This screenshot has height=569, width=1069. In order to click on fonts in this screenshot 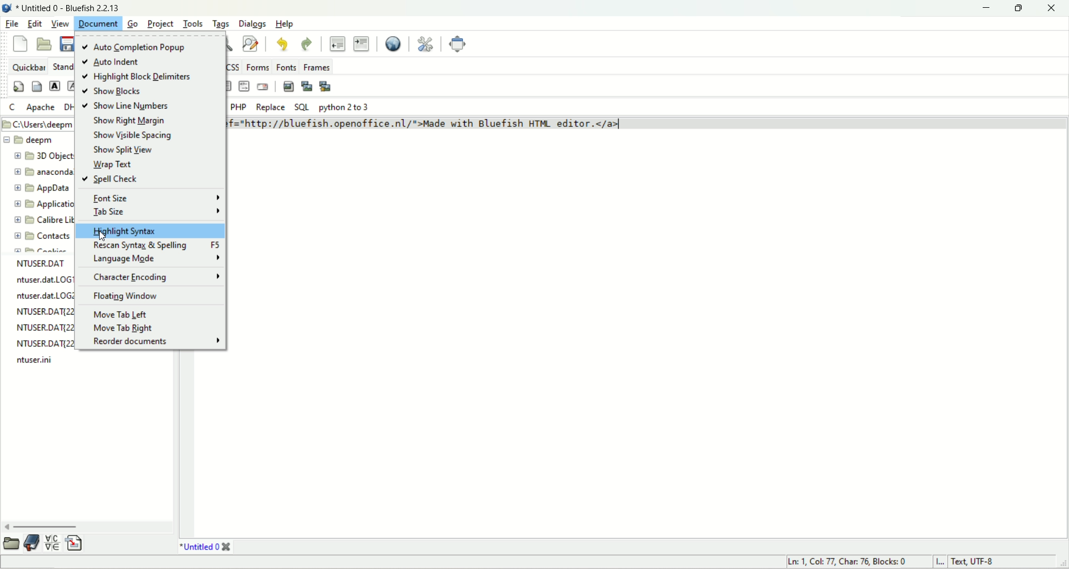, I will do `click(286, 65)`.